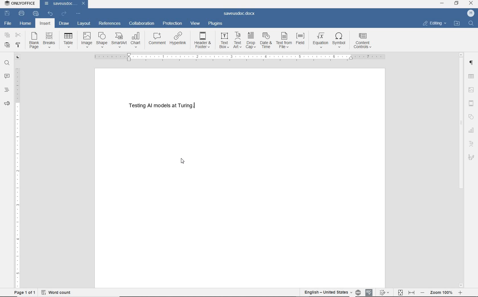 Image resolution: width=478 pixels, height=297 pixels. What do you see at coordinates (457, 24) in the screenshot?
I see `open file location` at bounding box center [457, 24].